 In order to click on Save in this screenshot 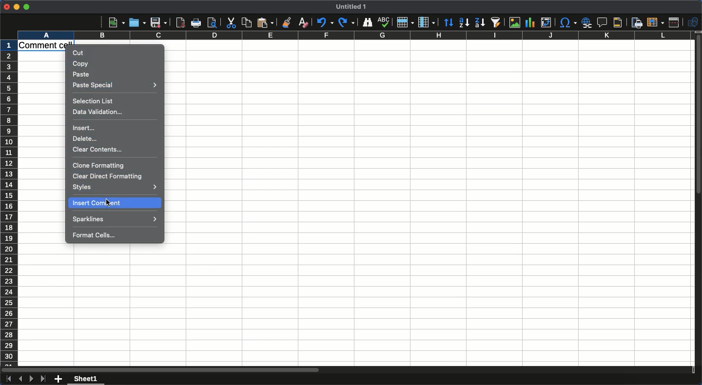, I will do `click(158, 22)`.